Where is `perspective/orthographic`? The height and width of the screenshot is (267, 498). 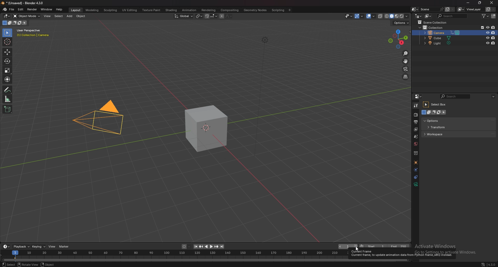 perspective/orthographic is located at coordinates (406, 77).